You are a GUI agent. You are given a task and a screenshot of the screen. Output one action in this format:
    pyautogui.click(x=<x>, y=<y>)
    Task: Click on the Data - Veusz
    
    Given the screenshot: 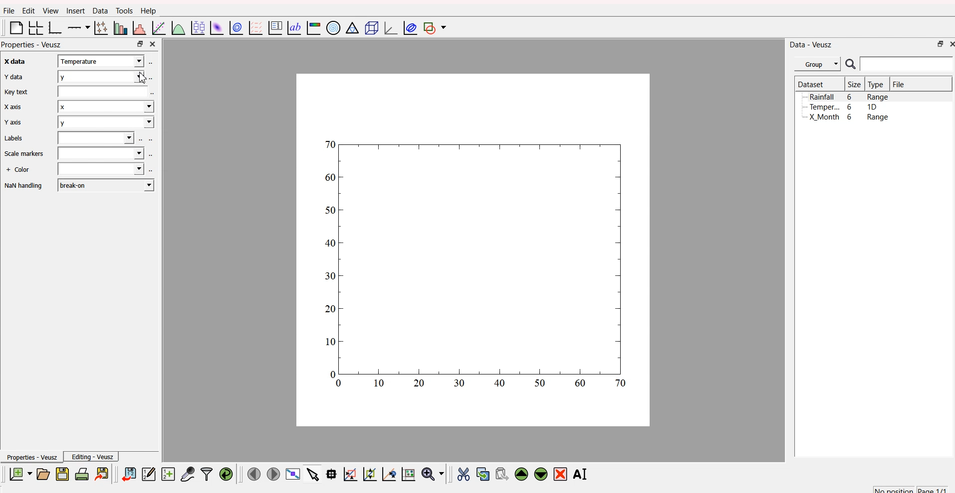 What is the action you would take?
    pyautogui.click(x=812, y=44)
    